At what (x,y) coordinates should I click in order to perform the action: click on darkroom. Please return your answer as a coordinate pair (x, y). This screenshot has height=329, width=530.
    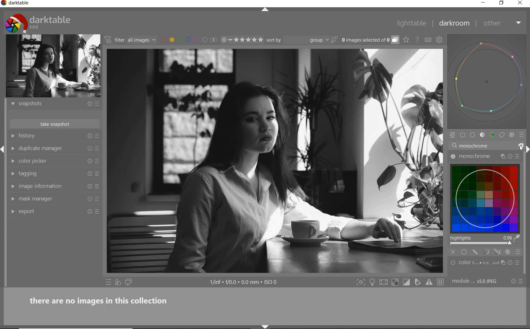
    Looking at the image, I should click on (455, 25).